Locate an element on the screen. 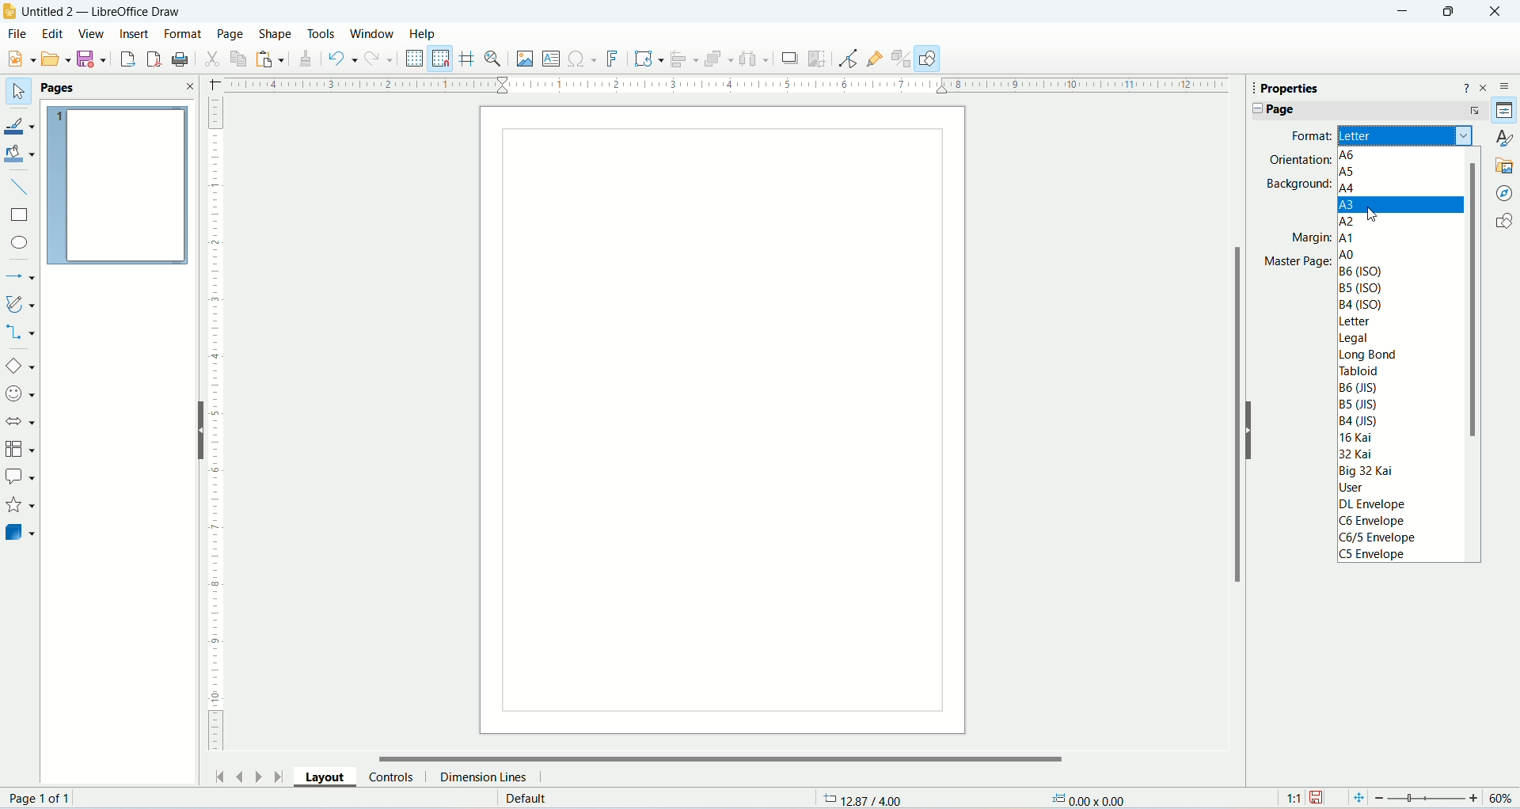 The image size is (1520, 809). crop images is located at coordinates (790, 59).